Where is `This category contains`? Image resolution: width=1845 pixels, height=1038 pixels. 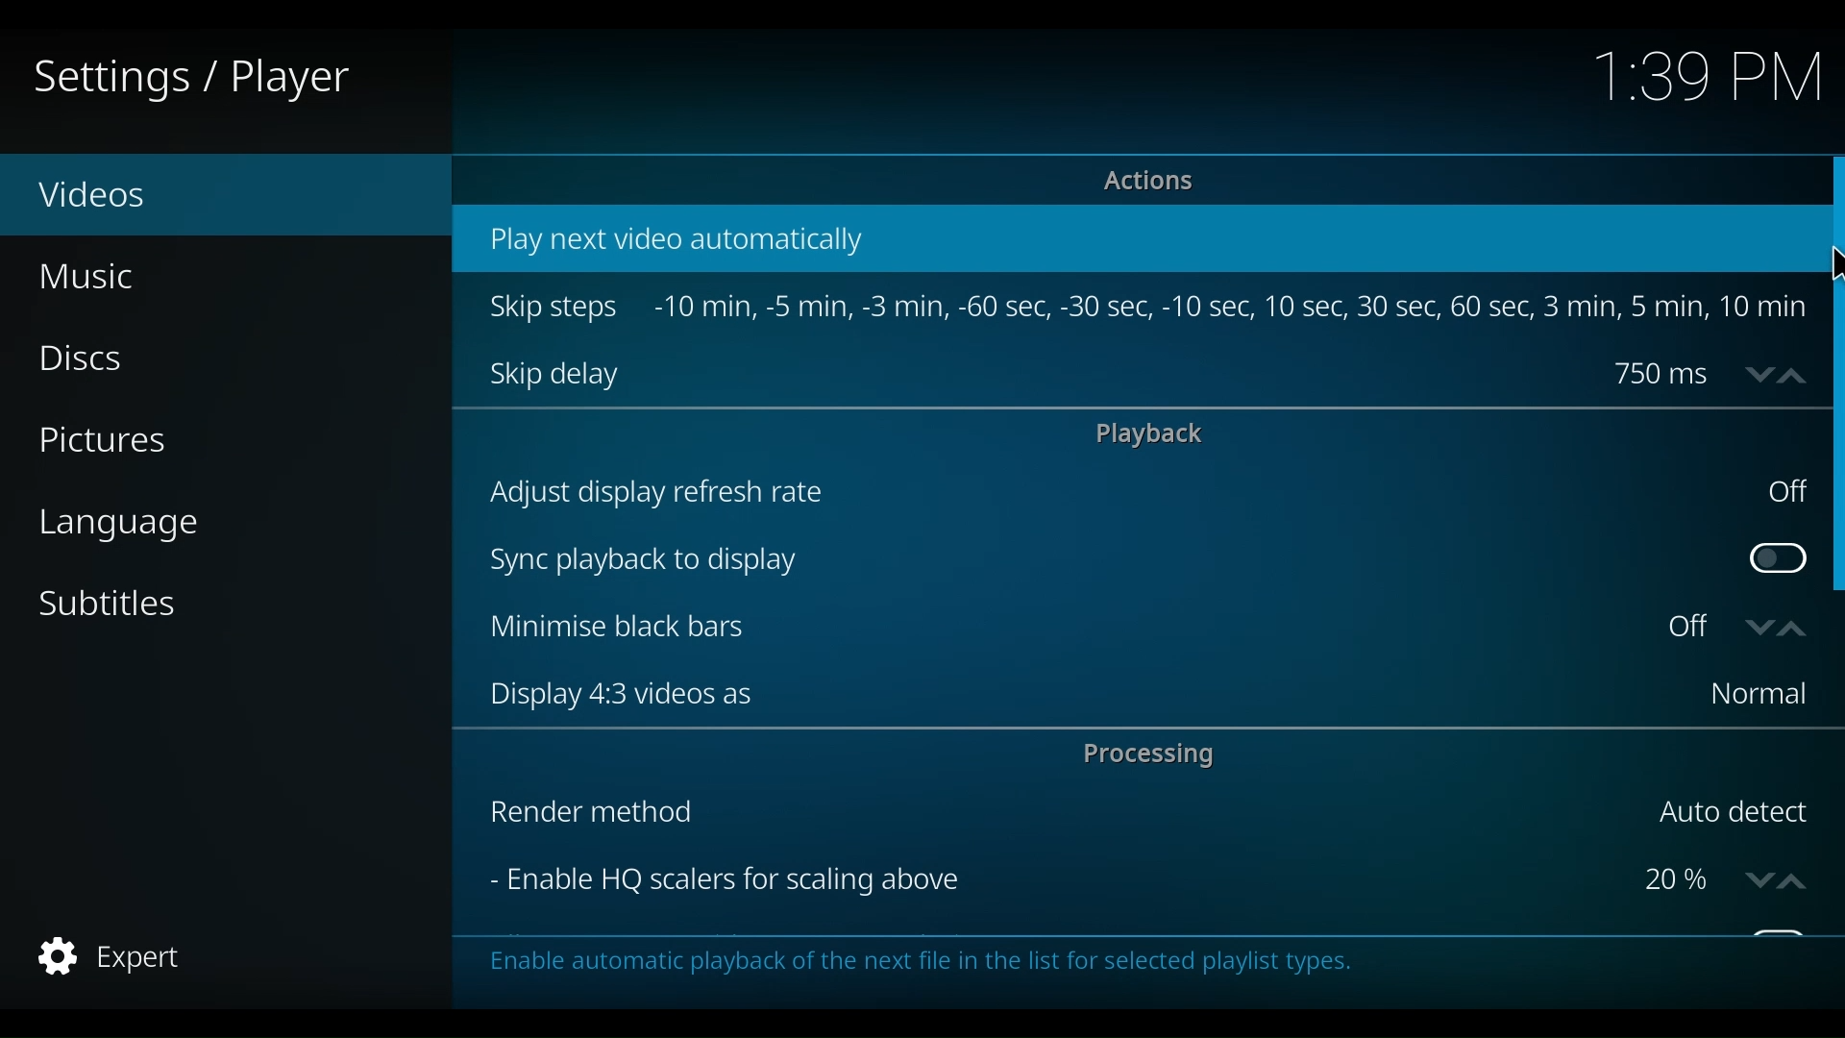 This category contains is located at coordinates (826, 960).